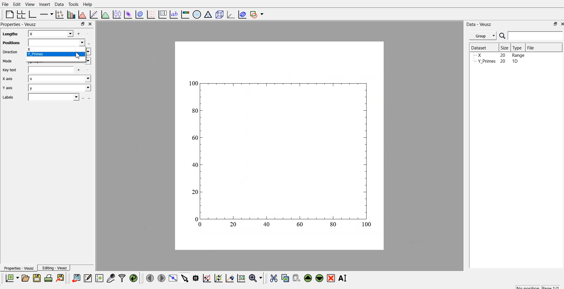 The image size is (564, 289). I want to click on x y_PRIMES, so click(60, 56).